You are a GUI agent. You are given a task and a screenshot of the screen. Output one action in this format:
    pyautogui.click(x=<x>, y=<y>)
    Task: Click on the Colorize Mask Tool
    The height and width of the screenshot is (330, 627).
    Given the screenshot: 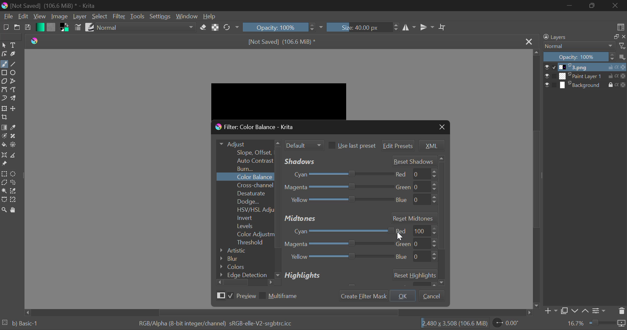 What is the action you would take?
    pyautogui.click(x=5, y=137)
    